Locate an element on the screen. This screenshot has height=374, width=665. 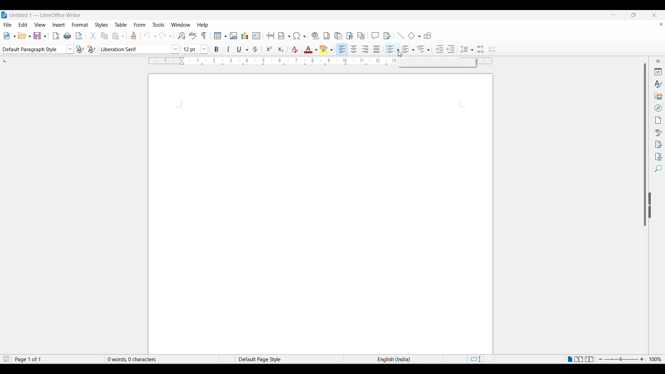
100% is located at coordinates (656, 359).